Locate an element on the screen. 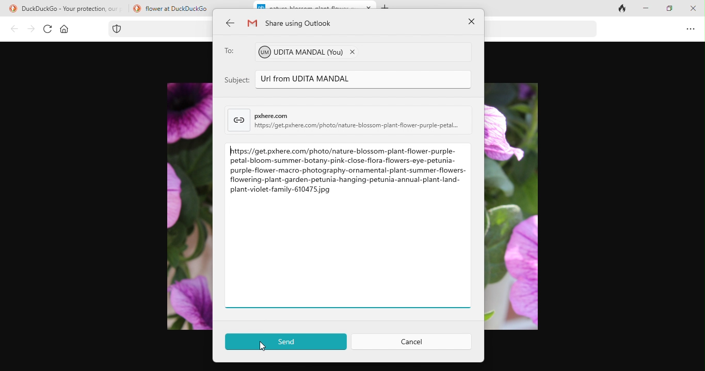 The width and height of the screenshot is (705, 371). forward is located at coordinates (29, 29).